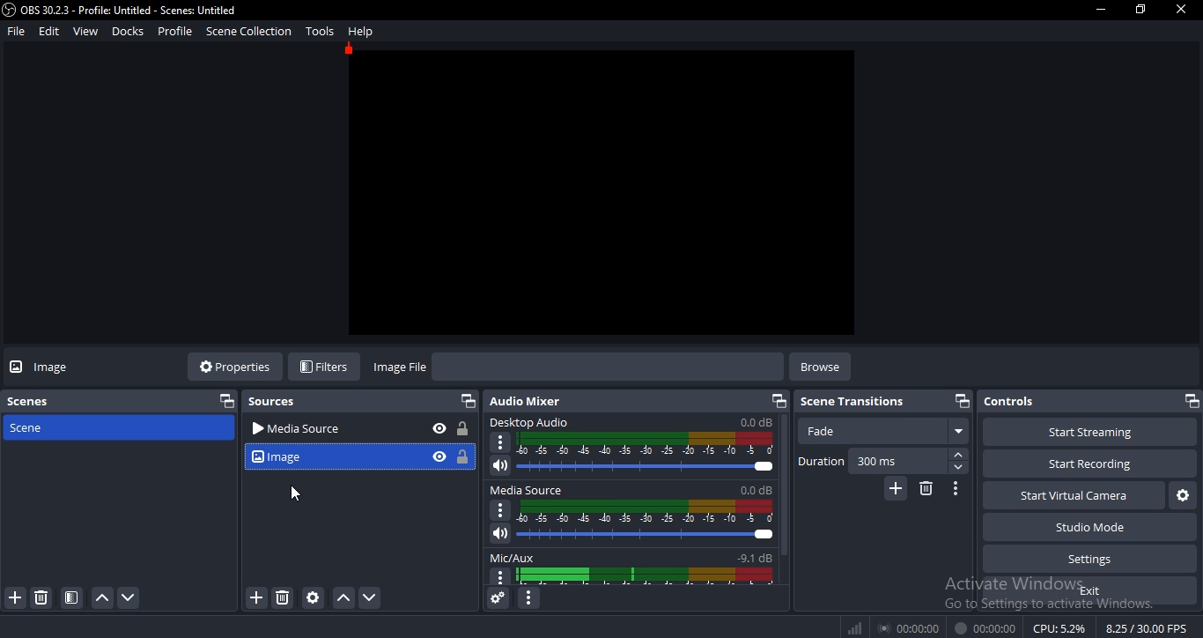 The height and width of the screenshot is (638, 1203). Describe the element at coordinates (368, 597) in the screenshot. I see `move down` at that location.